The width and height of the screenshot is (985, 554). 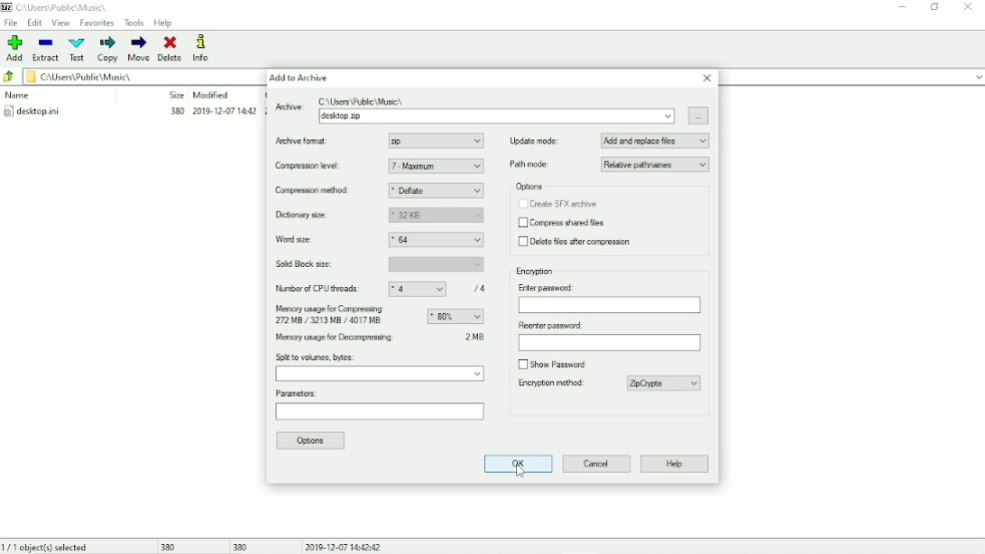 I want to click on Archive, so click(x=498, y=98).